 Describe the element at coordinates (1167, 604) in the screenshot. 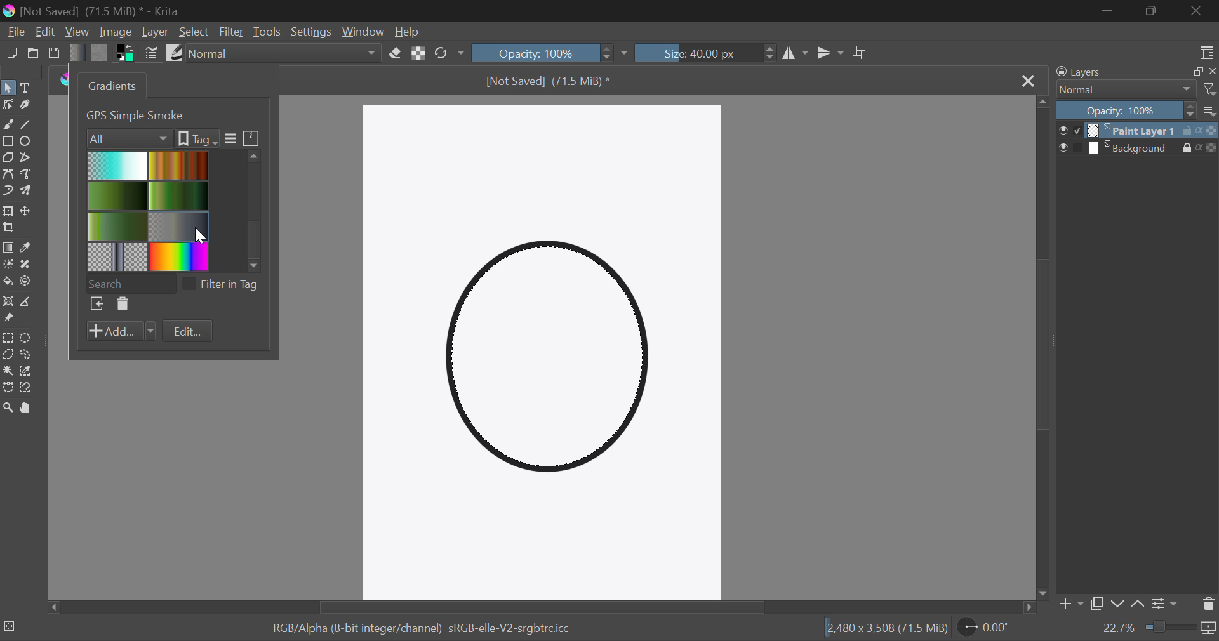

I see `Settings` at that location.